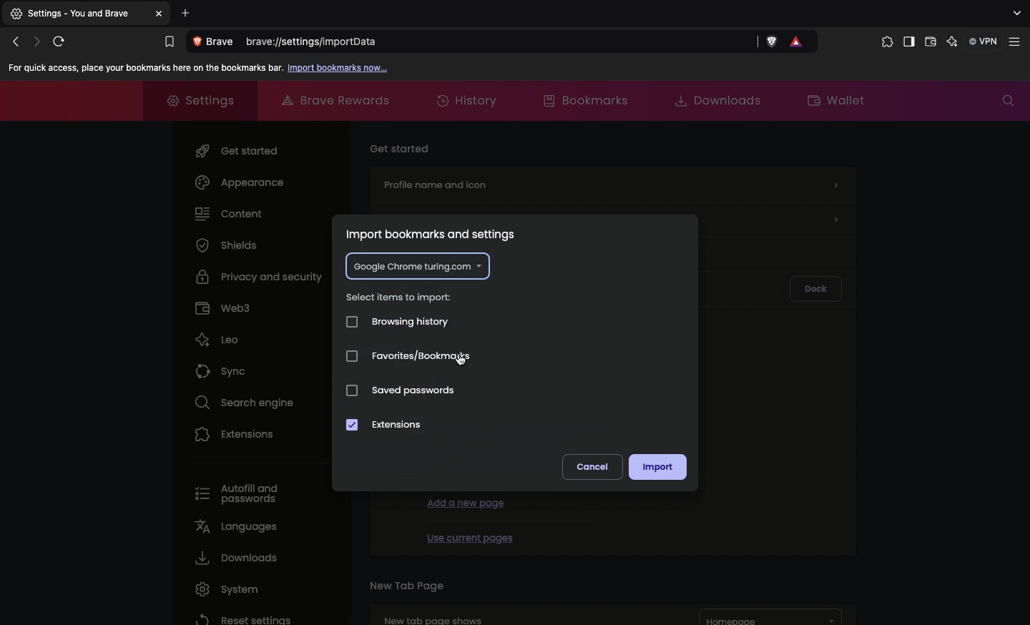 The height and width of the screenshot is (625, 1030). What do you see at coordinates (952, 42) in the screenshot?
I see `leo AI` at bounding box center [952, 42].